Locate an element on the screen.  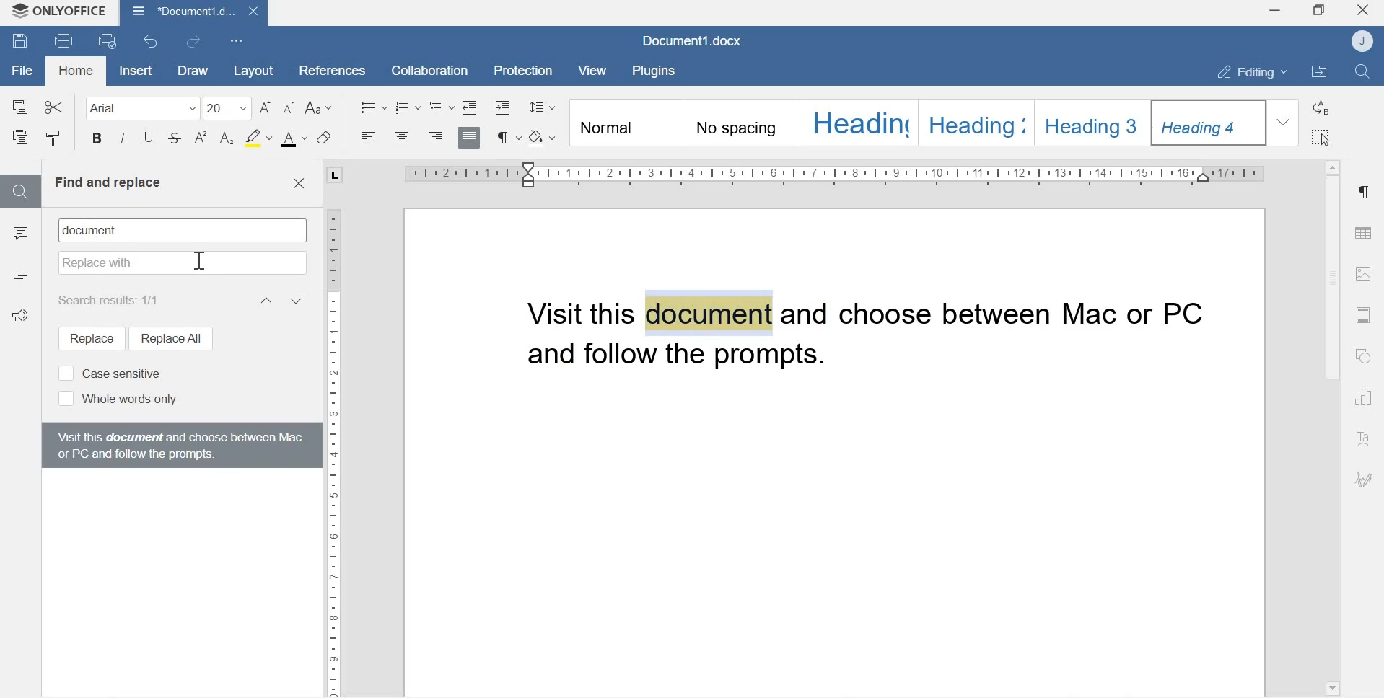
Print file is located at coordinates (65, 40).